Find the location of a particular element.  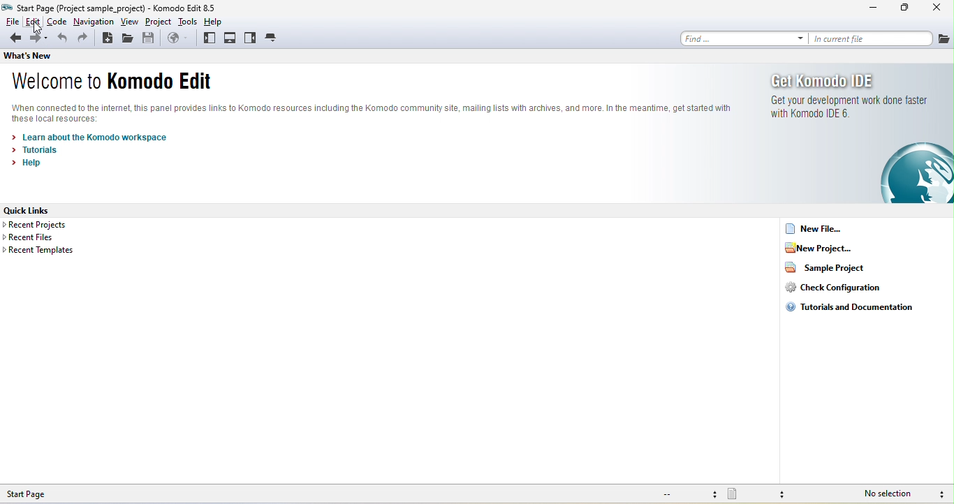

file type is located at coordinates (763, 494).